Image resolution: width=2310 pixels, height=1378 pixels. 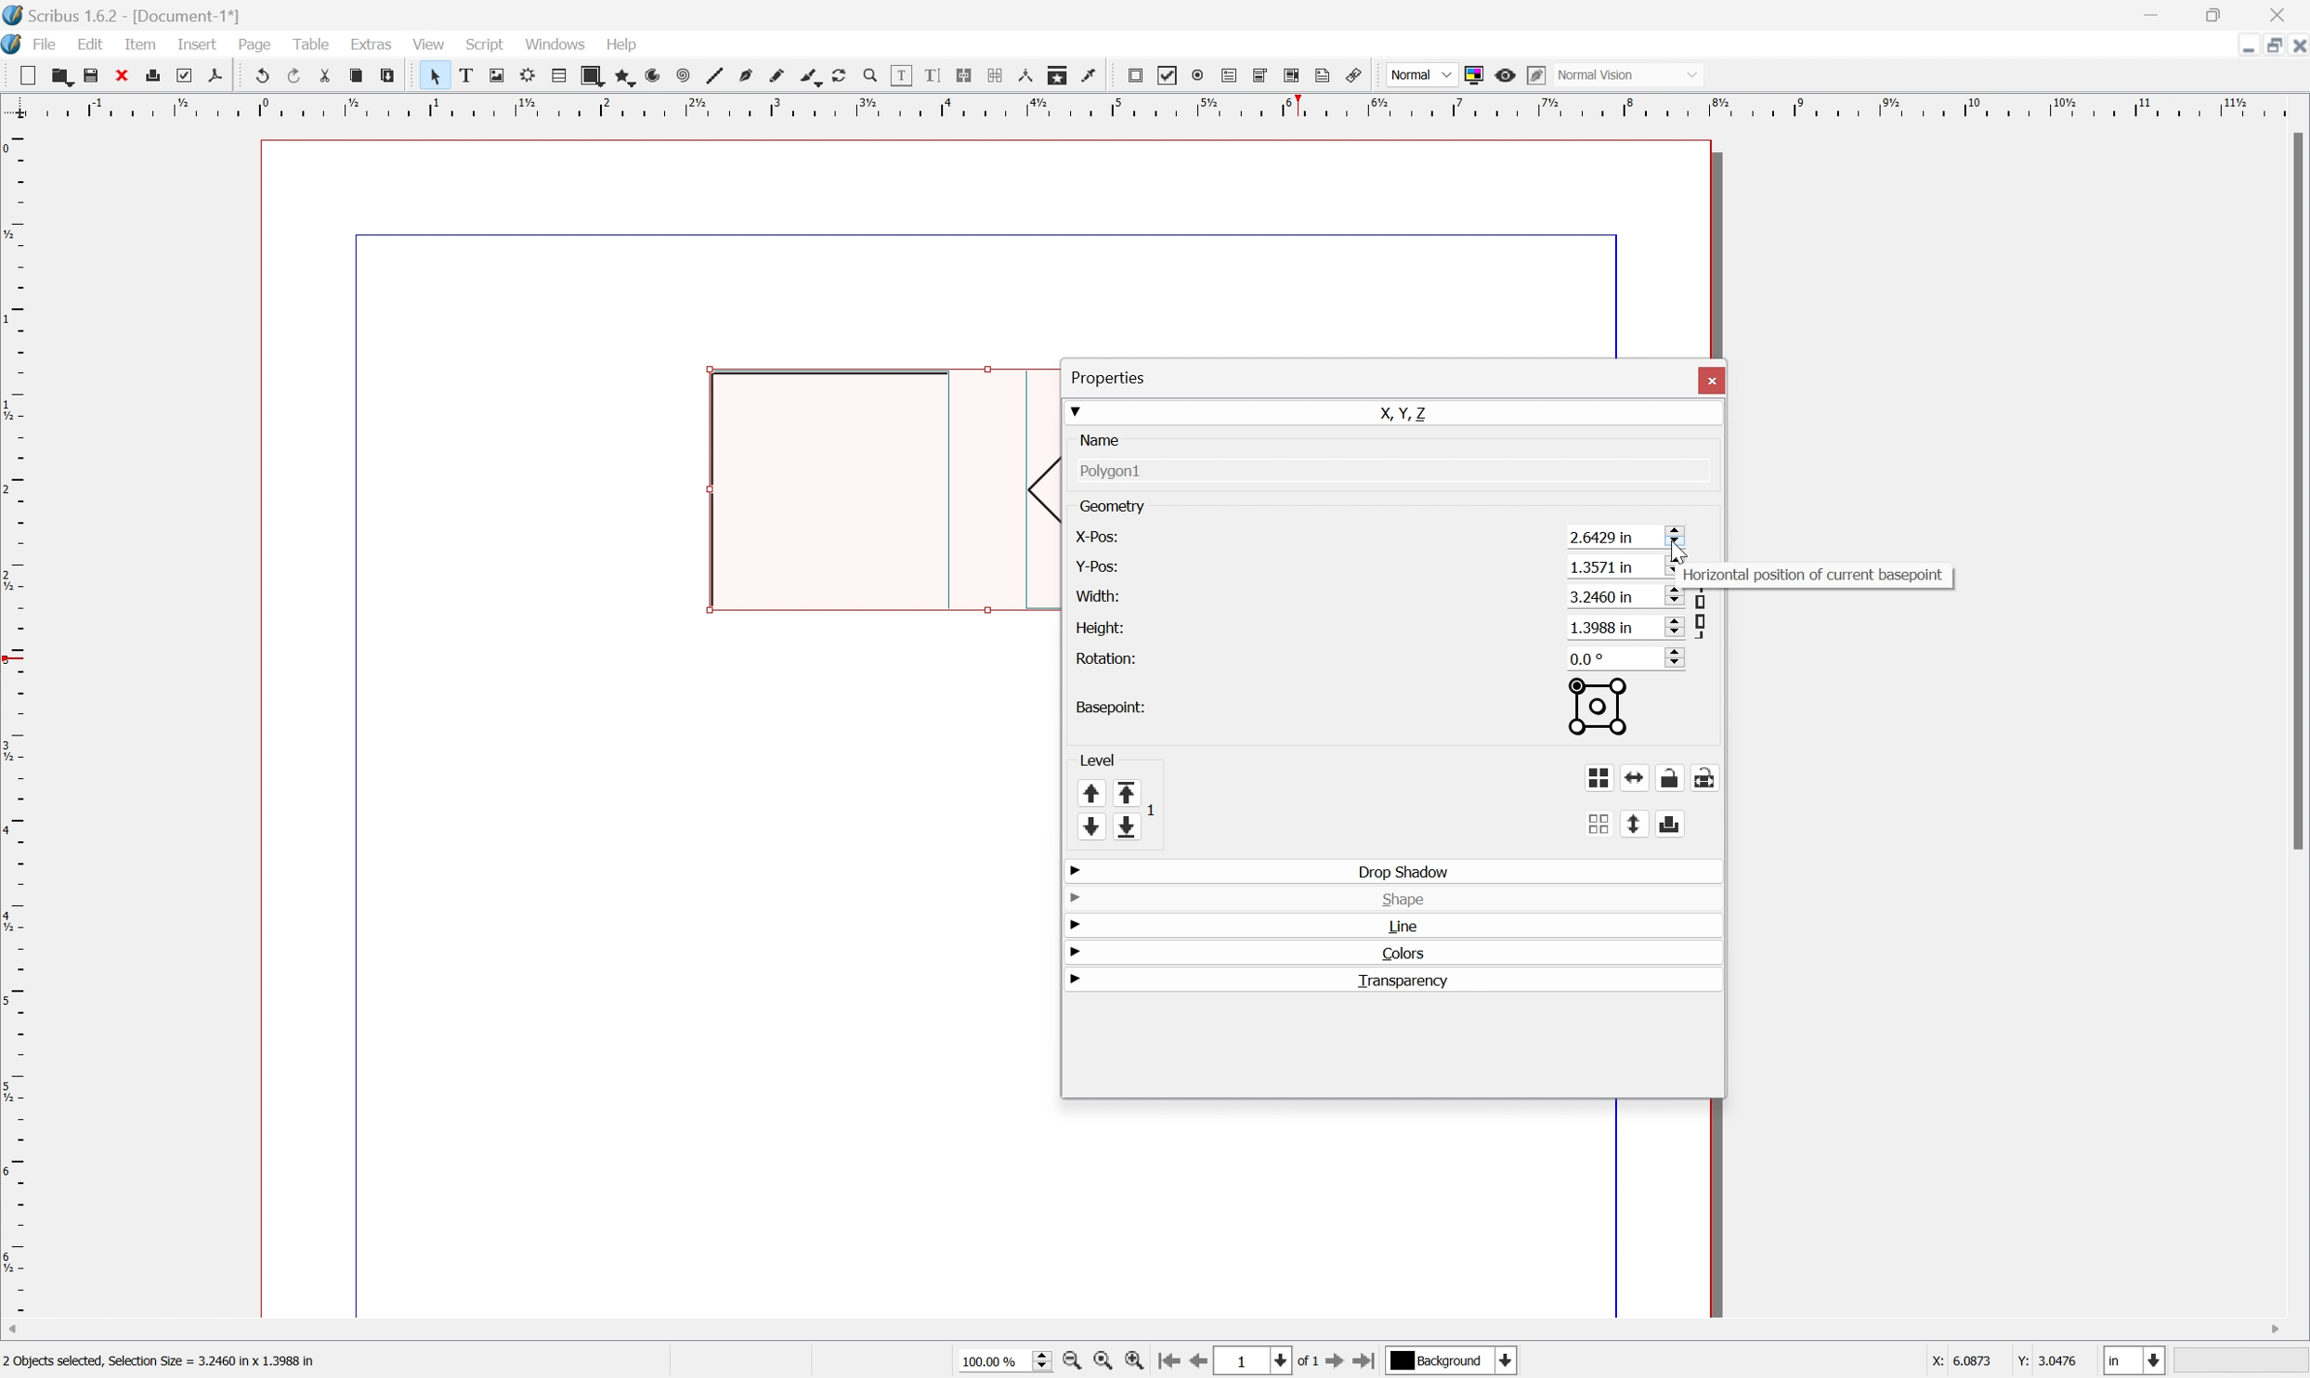 I want to click on preflight verifier, so click(x=180, y=70).